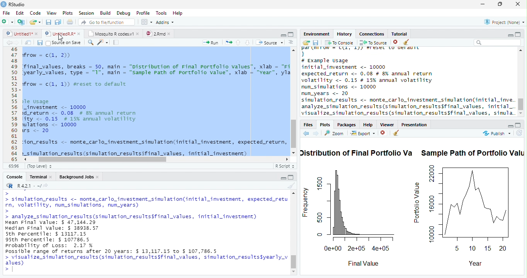  Describe the element at coordinates (14, 104) in the screenshot. I see `Line Numbers` at that location.